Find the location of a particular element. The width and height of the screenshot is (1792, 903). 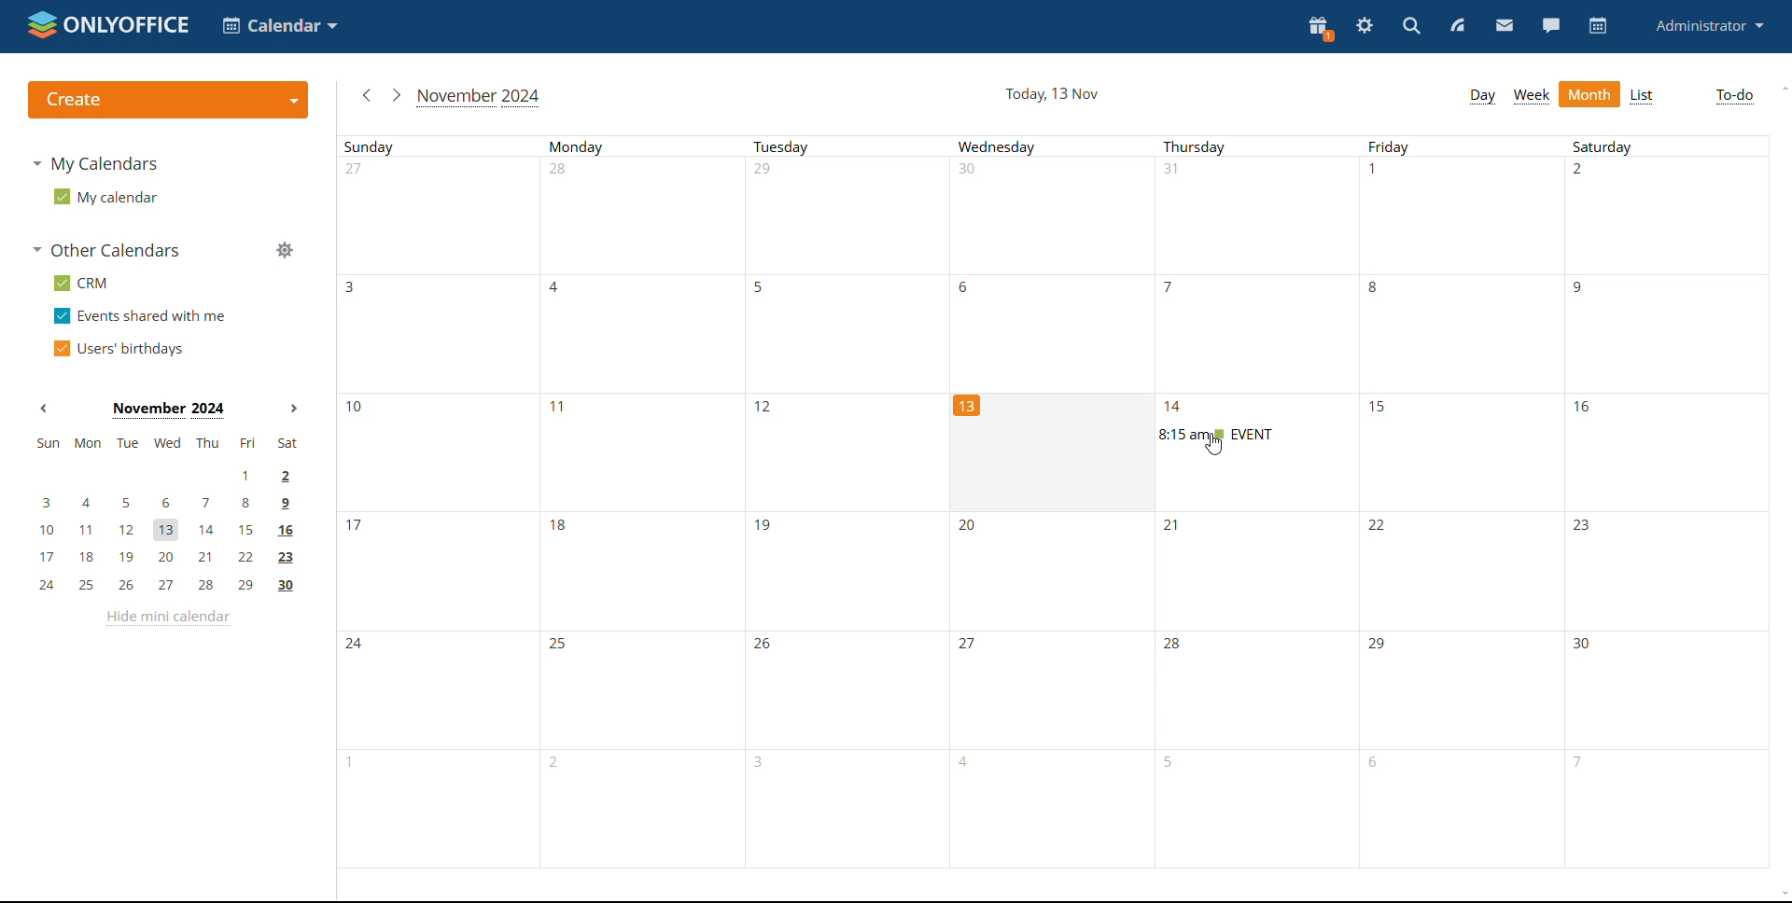

create is located at coordinates (172, 102).